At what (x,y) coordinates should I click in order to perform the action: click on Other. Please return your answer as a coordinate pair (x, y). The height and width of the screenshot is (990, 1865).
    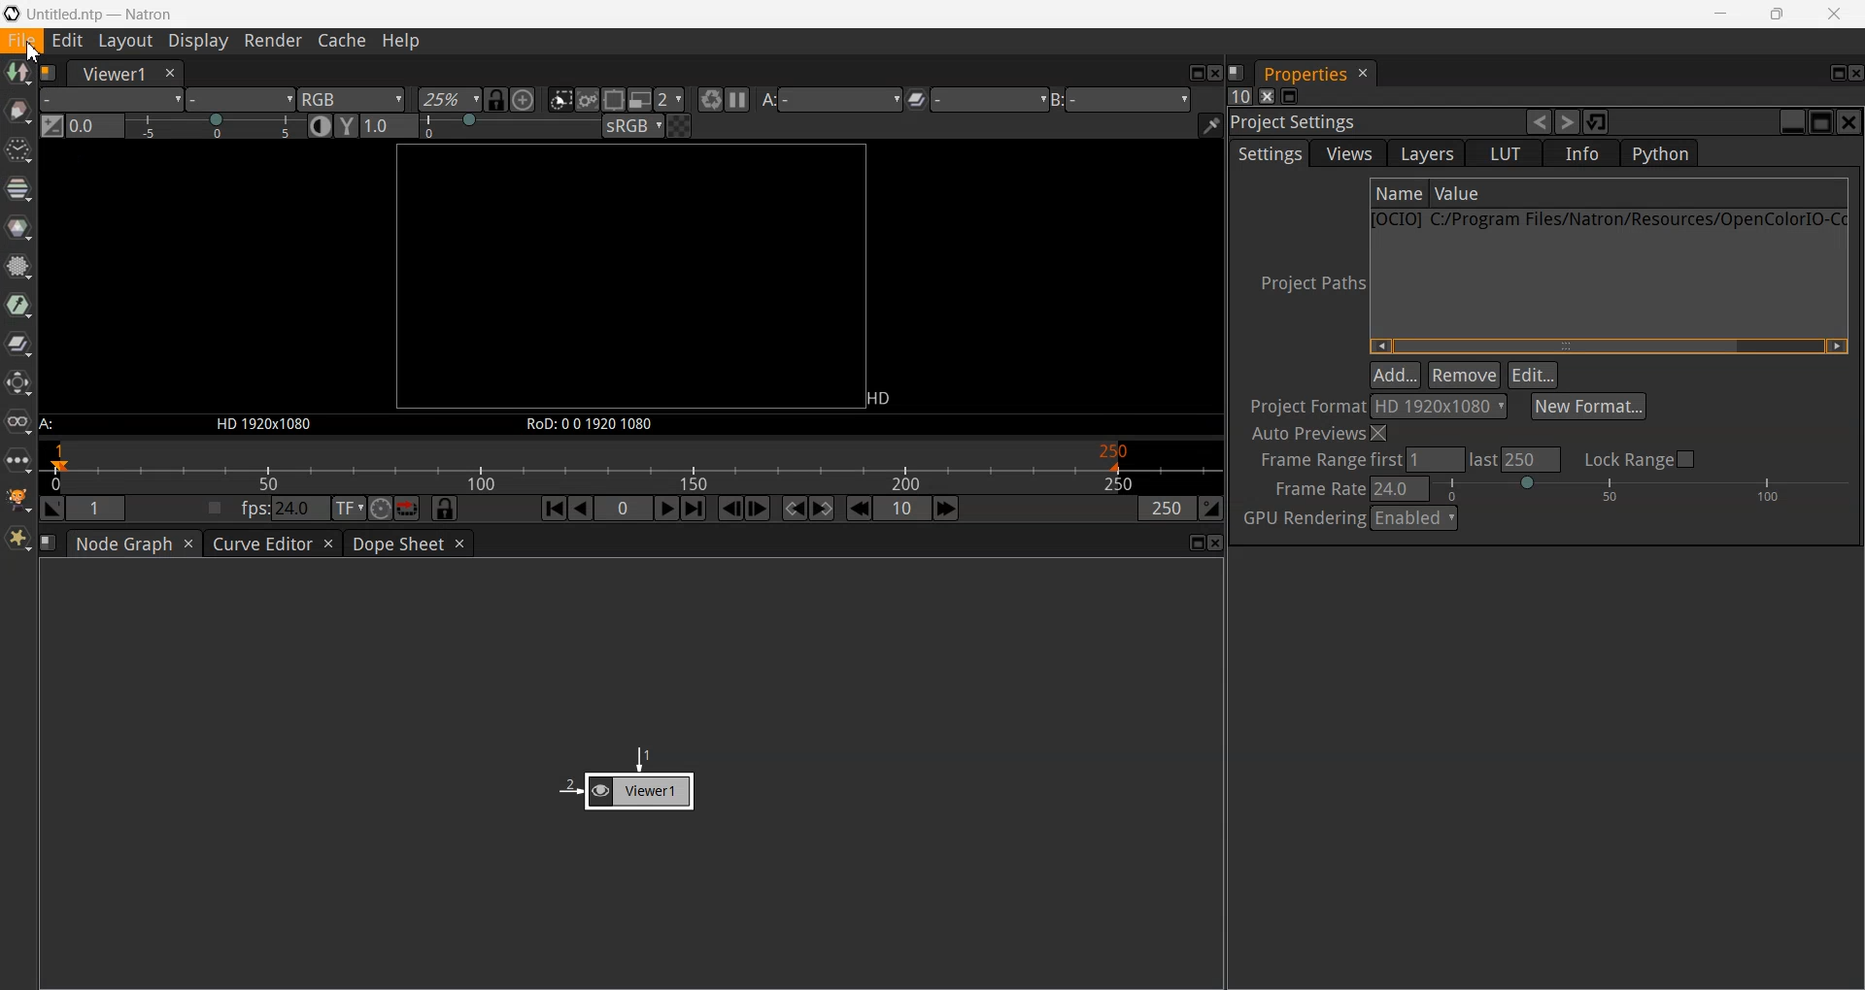
    Looking at the image, I should click on (18, 460).